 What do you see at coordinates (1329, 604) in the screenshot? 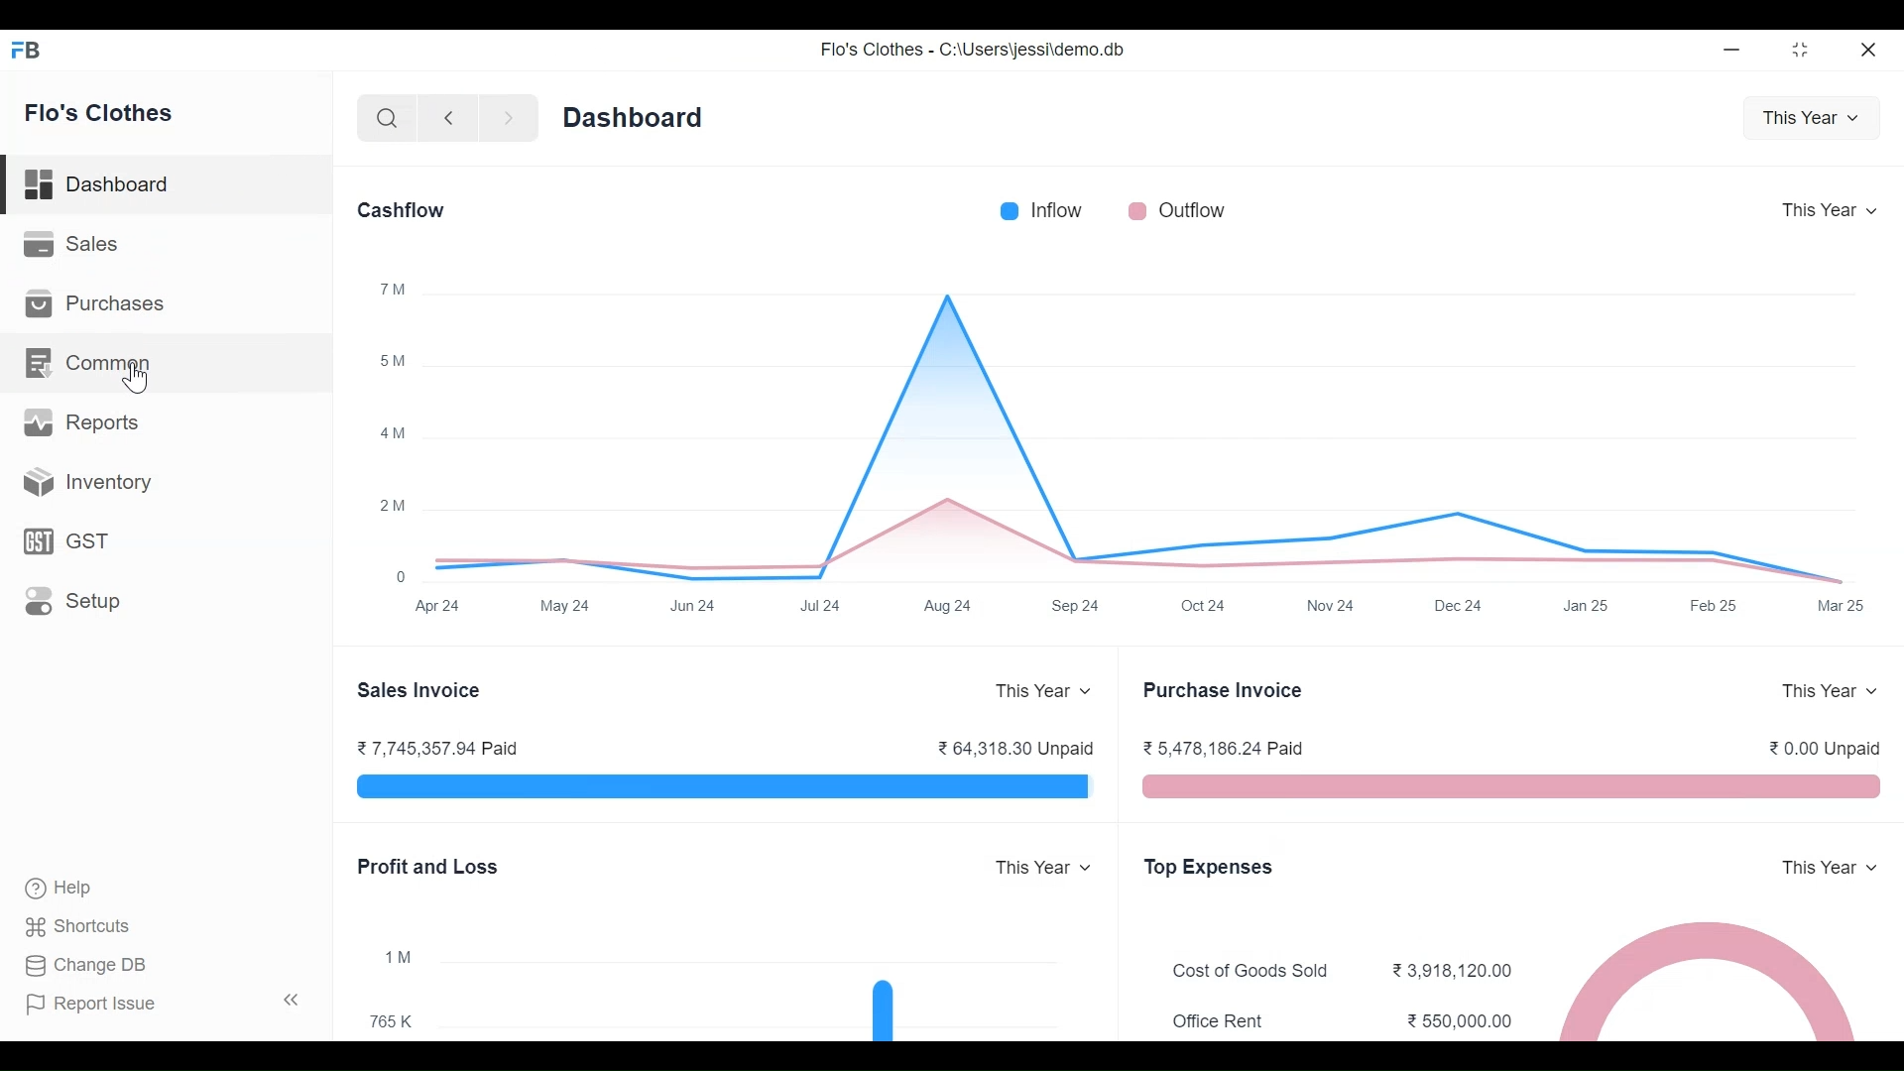
I see `Nov 24` at bounding box center [1329, 604].